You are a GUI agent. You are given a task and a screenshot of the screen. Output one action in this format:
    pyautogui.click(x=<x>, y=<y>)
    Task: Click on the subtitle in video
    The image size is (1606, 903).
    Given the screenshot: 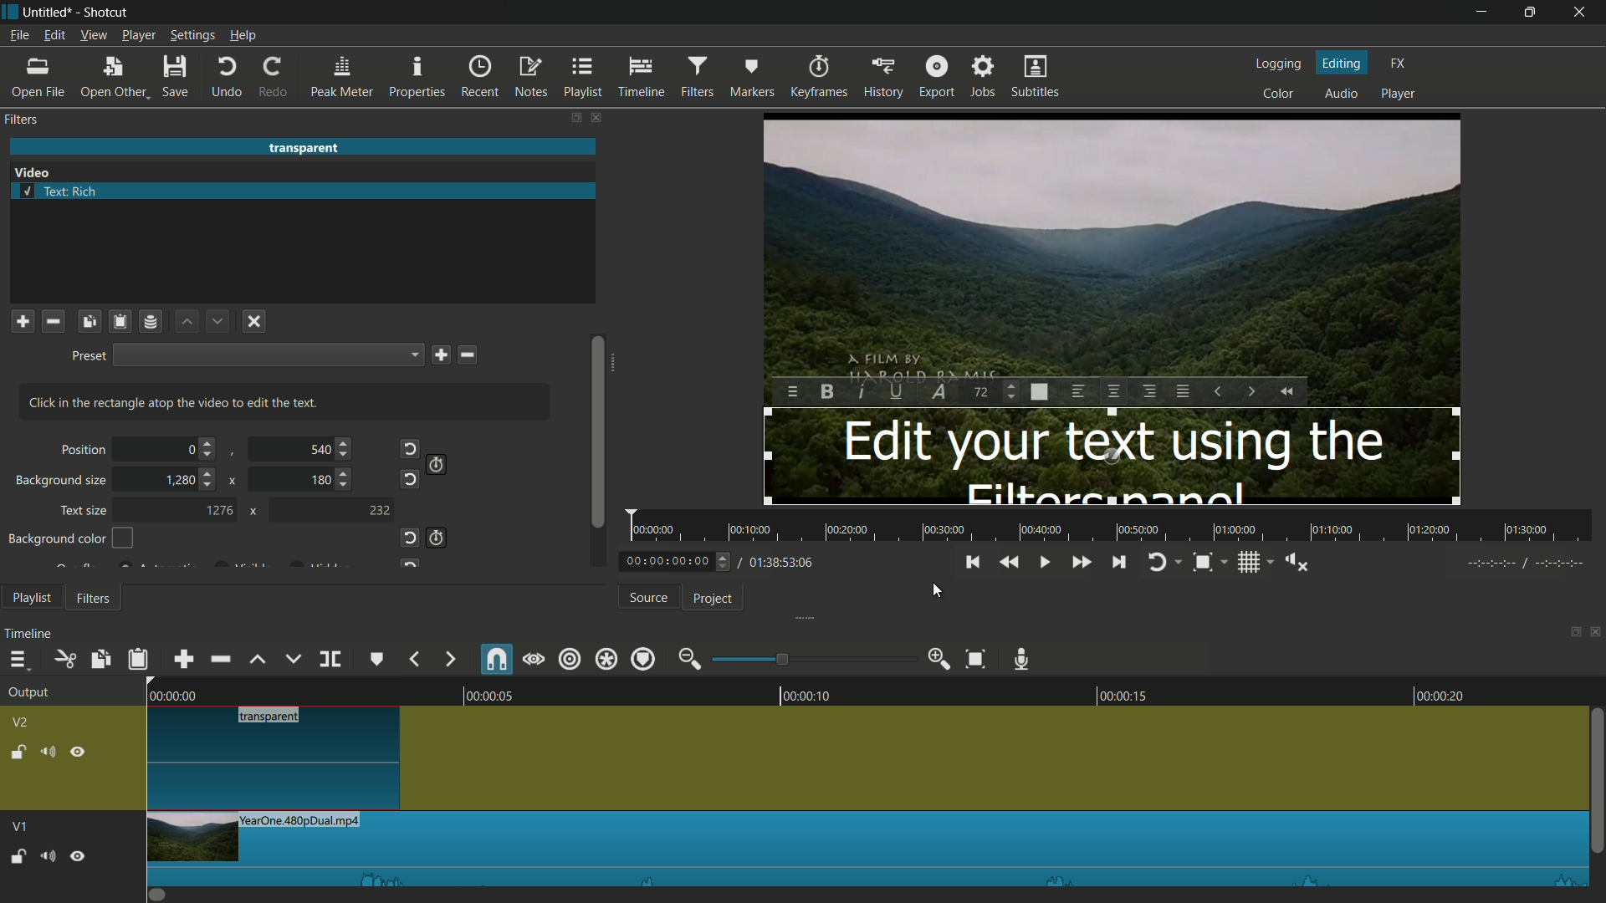 What is the action you would take?
    pyautogui.click(x=1111, y=456)
    